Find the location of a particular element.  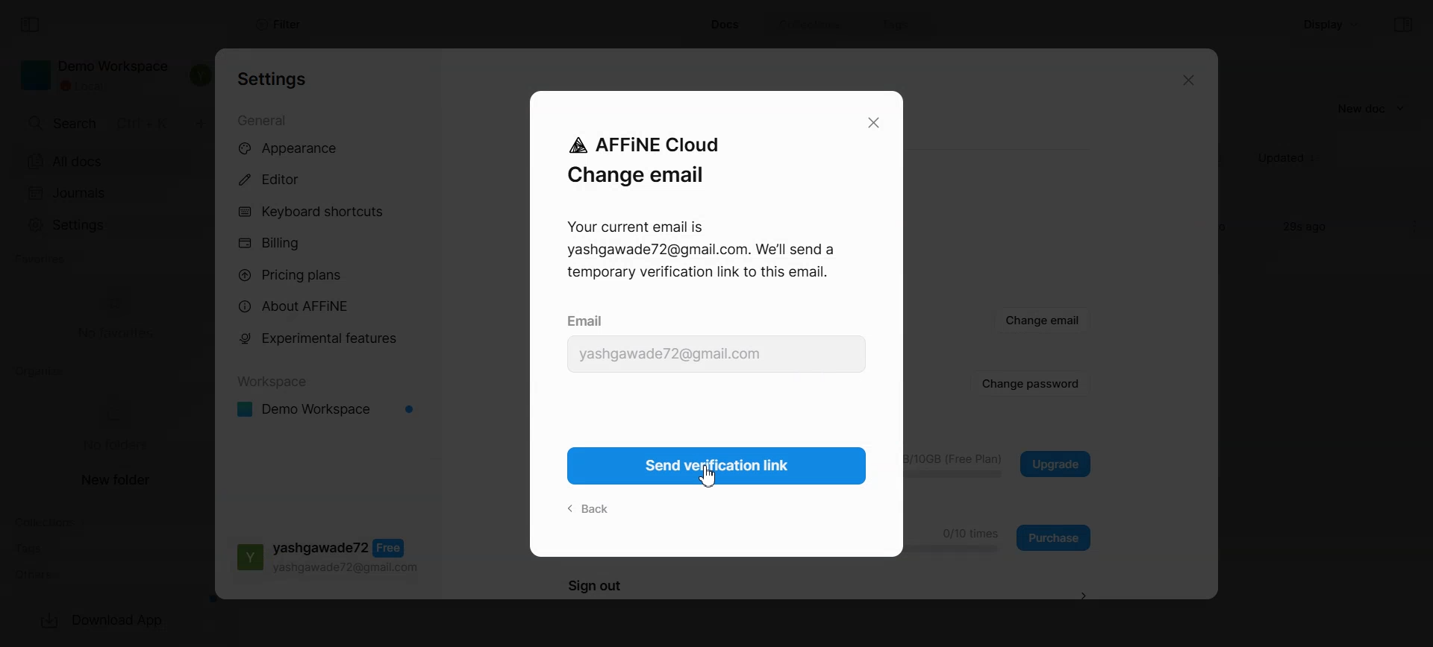

change email is located at coordinates (635, 177).